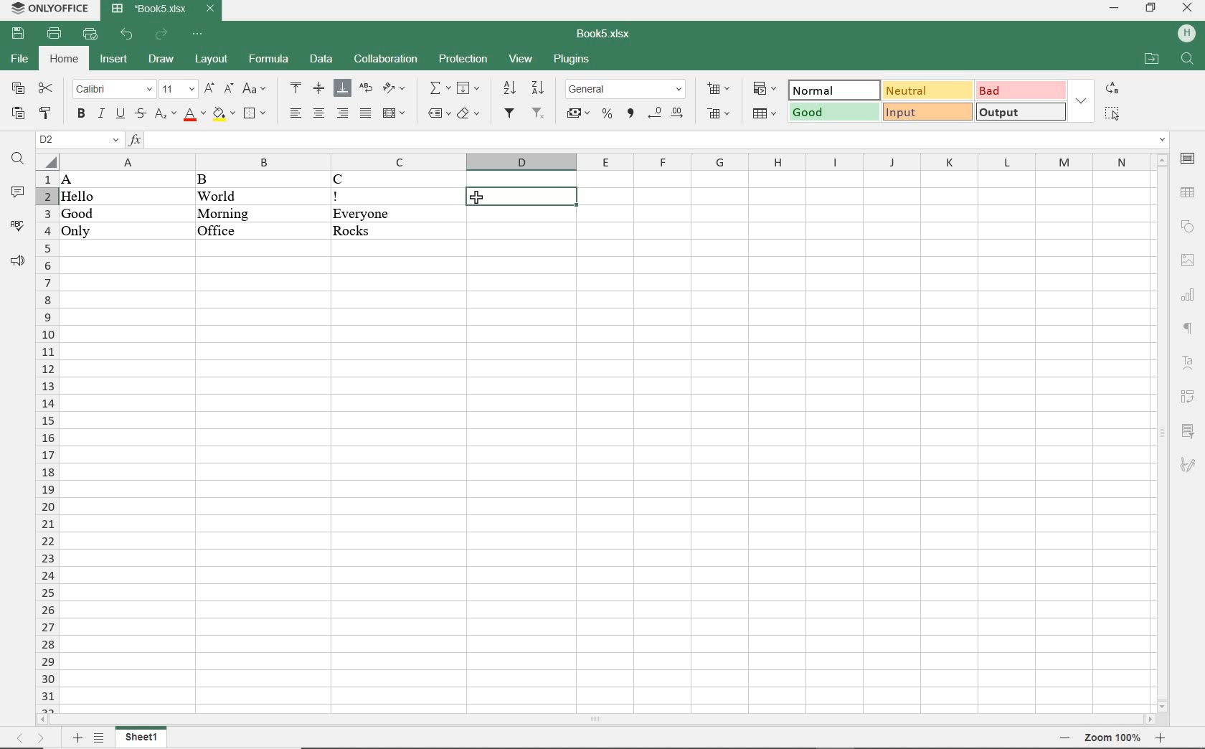 This screenshot has height=749, width=1205. Describe the element at coordinates (91, 35) in the screenshot. I see `quick print` at that location.